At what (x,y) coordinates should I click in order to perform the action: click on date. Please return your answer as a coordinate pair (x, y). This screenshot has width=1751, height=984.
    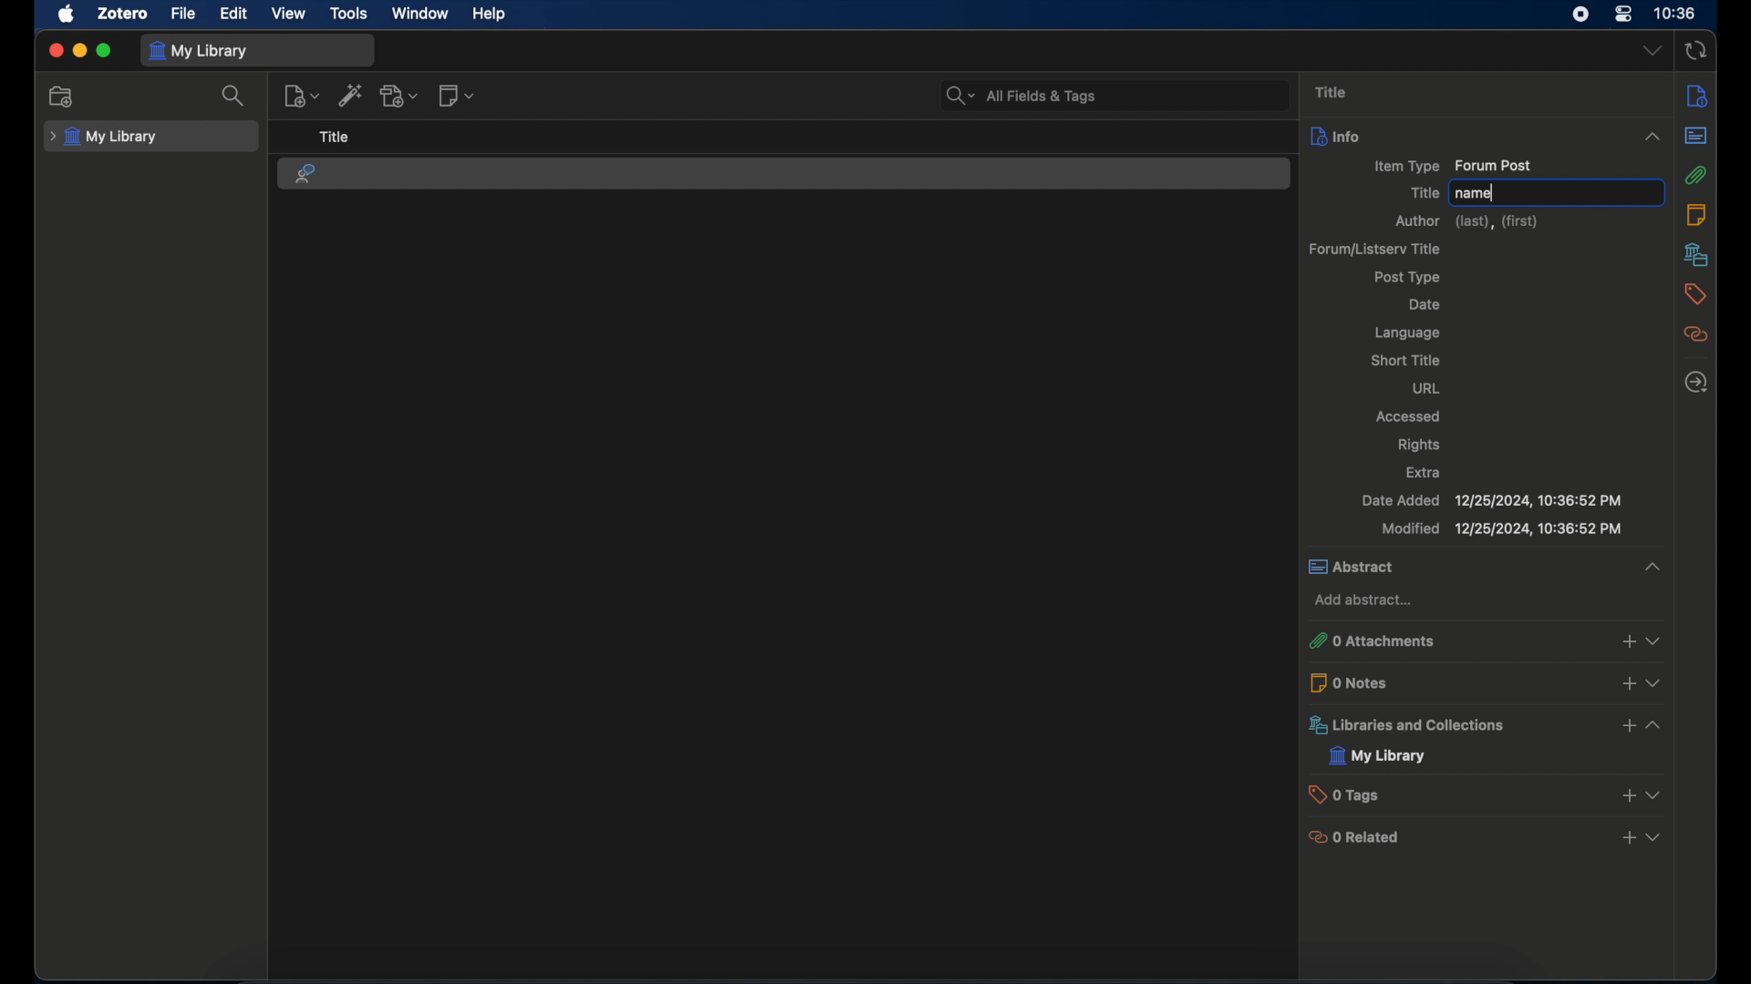
    Looking at the image, I should click on (1427, 303).